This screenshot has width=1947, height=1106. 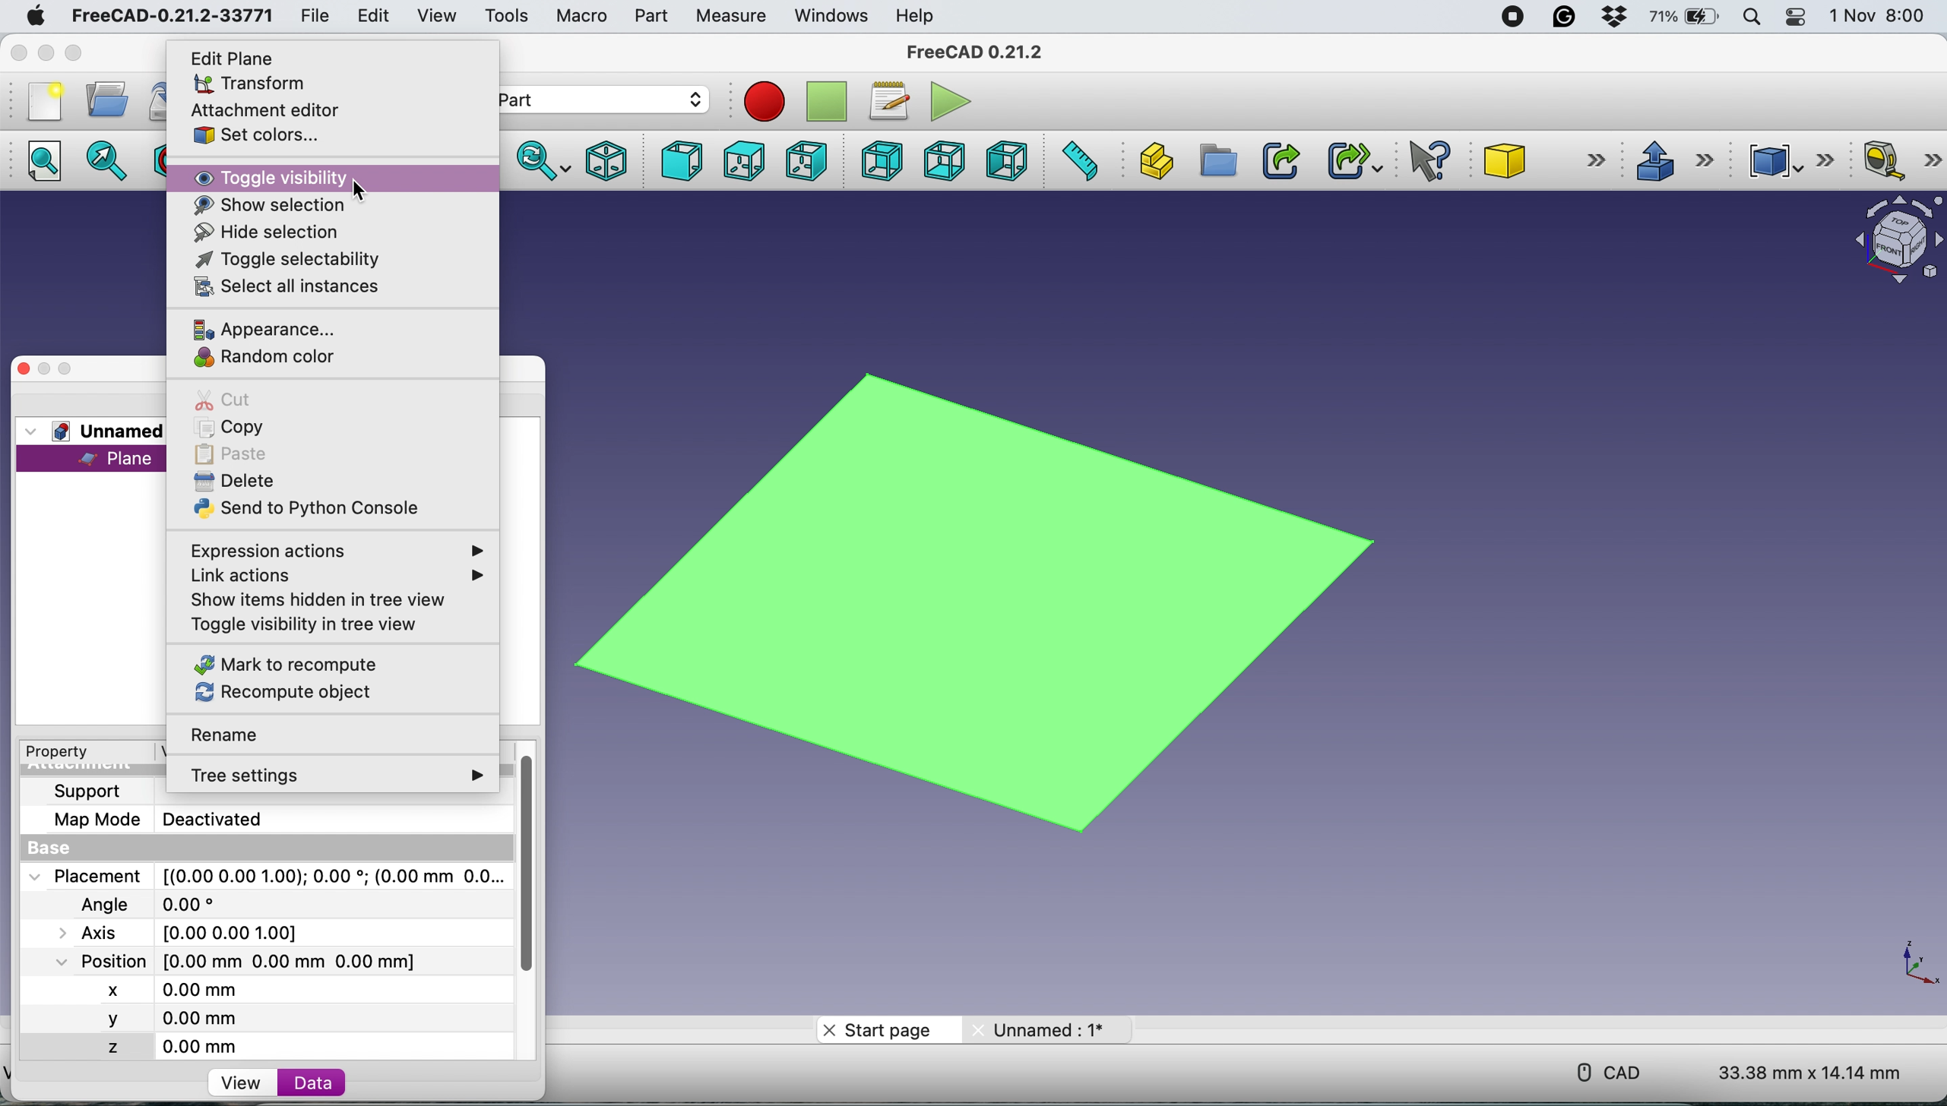 I want to click on left, so click(x=1005, y=162).